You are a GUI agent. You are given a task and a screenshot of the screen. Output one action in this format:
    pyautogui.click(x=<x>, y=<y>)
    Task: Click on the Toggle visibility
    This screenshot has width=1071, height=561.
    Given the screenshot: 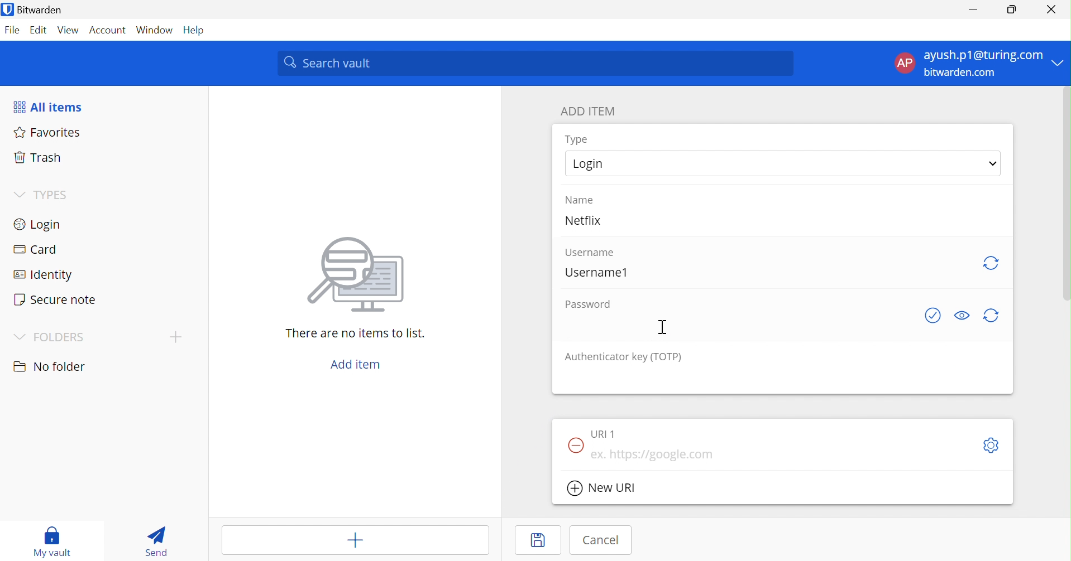 What is the action you would take?
    pyautogui.click(x=962, y=315)
    